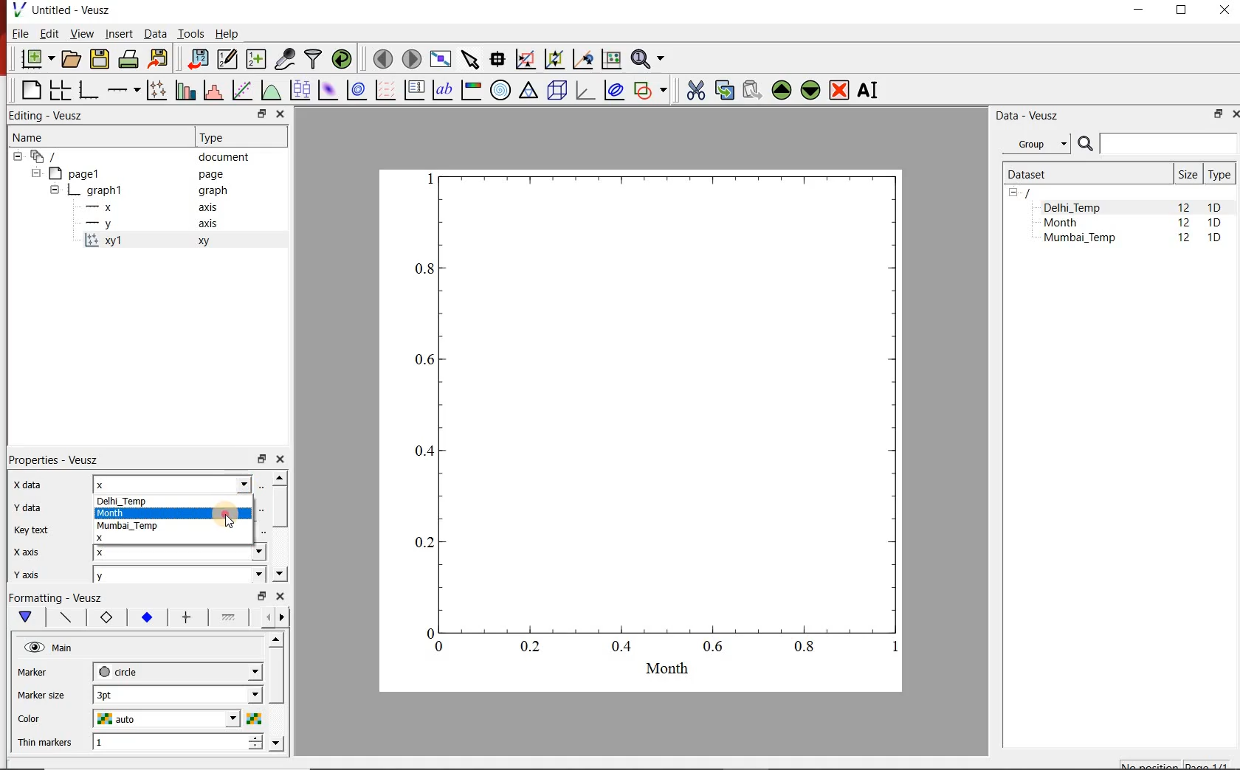 This screenshot has width=1240, height=770. Describe the element at coordinates (1157, 145) in the screenshot. I see `SEARCH DATASETS` at that location.